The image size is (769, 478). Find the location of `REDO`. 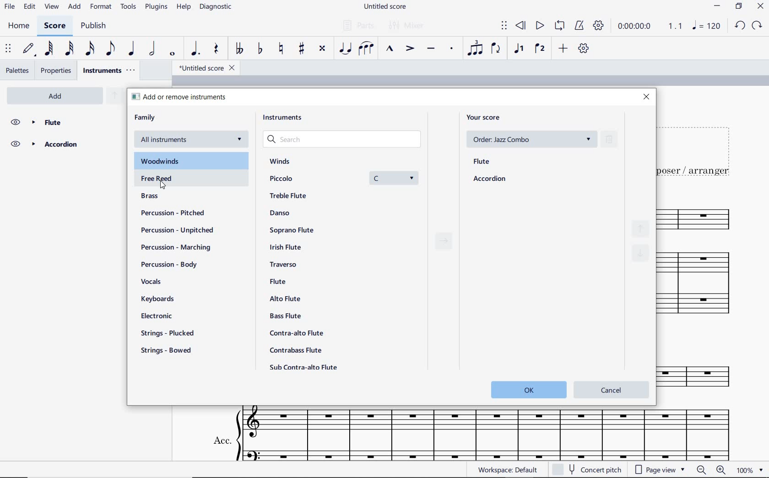

REDO is located at coordinates (758, 26).